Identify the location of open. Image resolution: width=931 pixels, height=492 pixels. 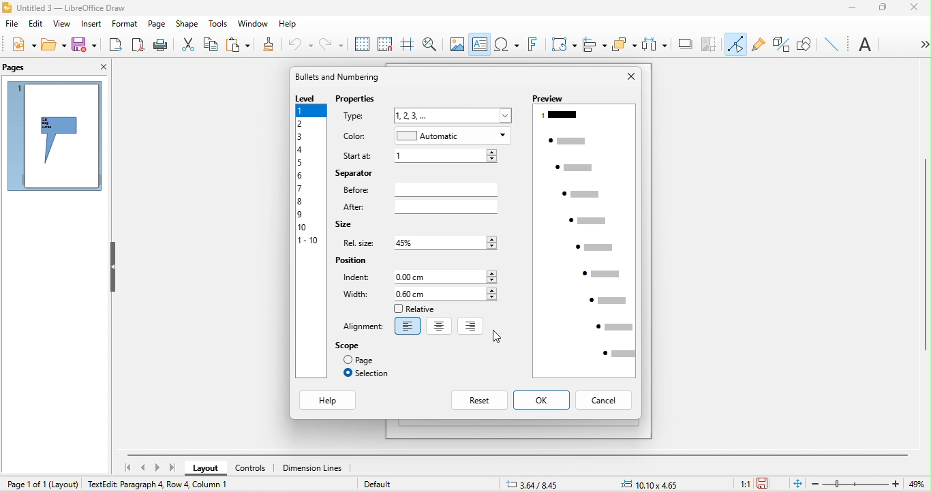
(52, 44).